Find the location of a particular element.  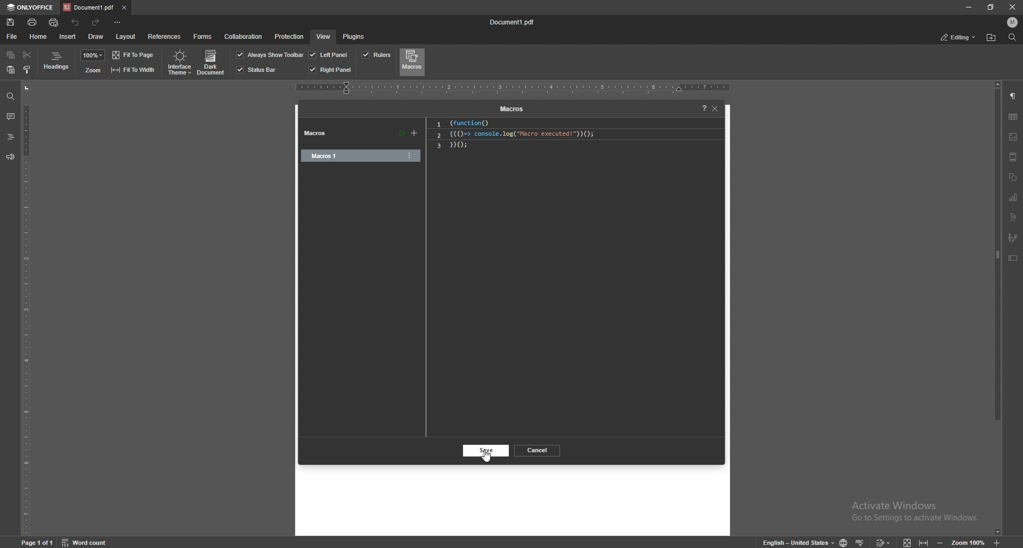

change doc language is located at coordinates (843, 542).